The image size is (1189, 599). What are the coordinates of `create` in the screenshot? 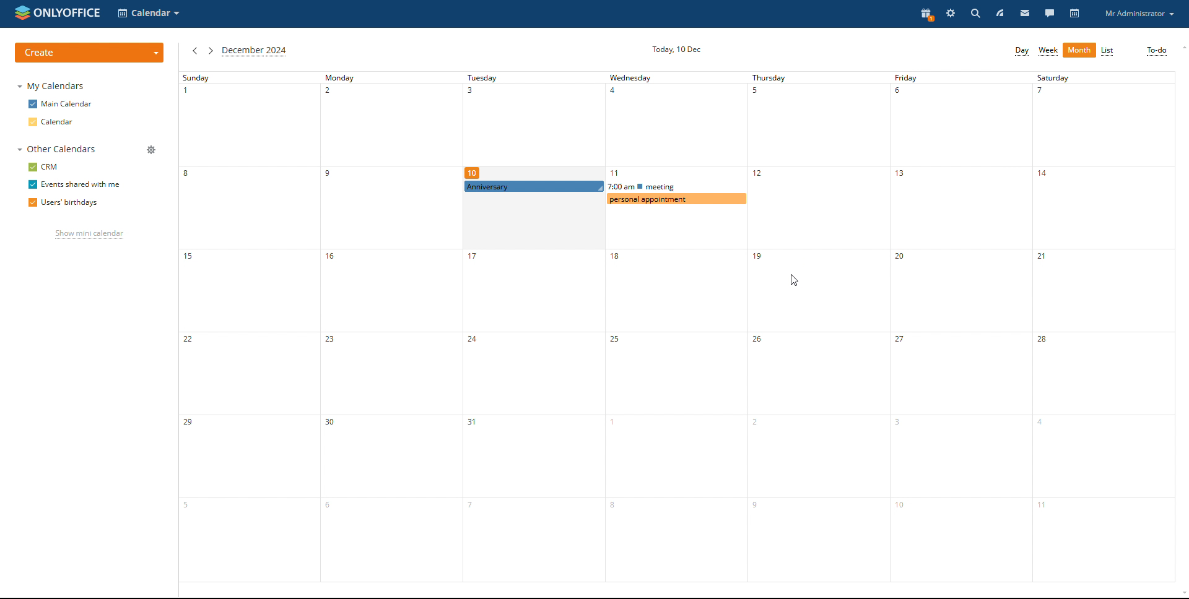 It's located at (90, 52).